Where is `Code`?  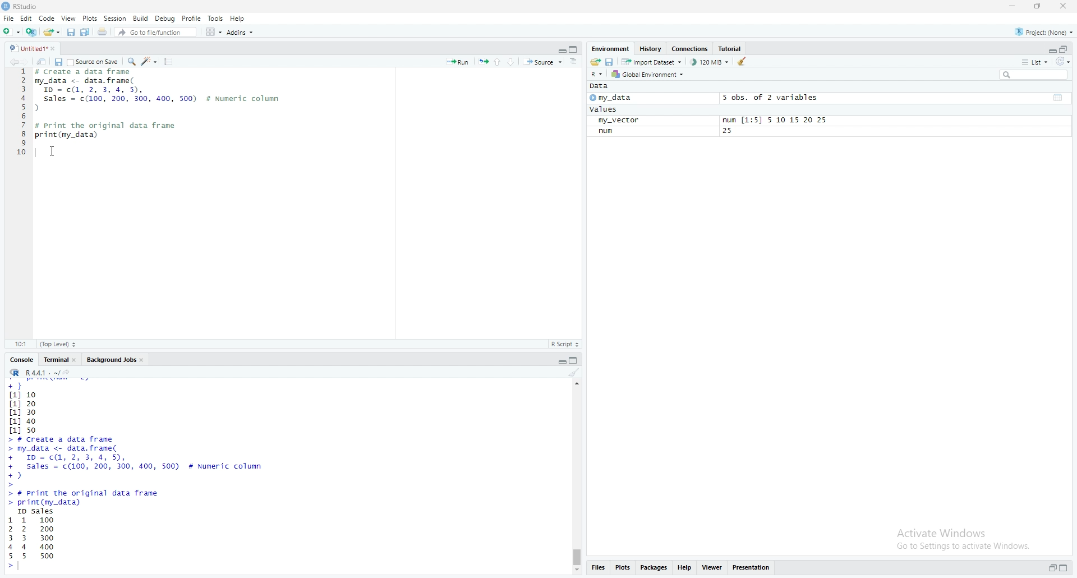
Code is located at coordinates (47, 19).